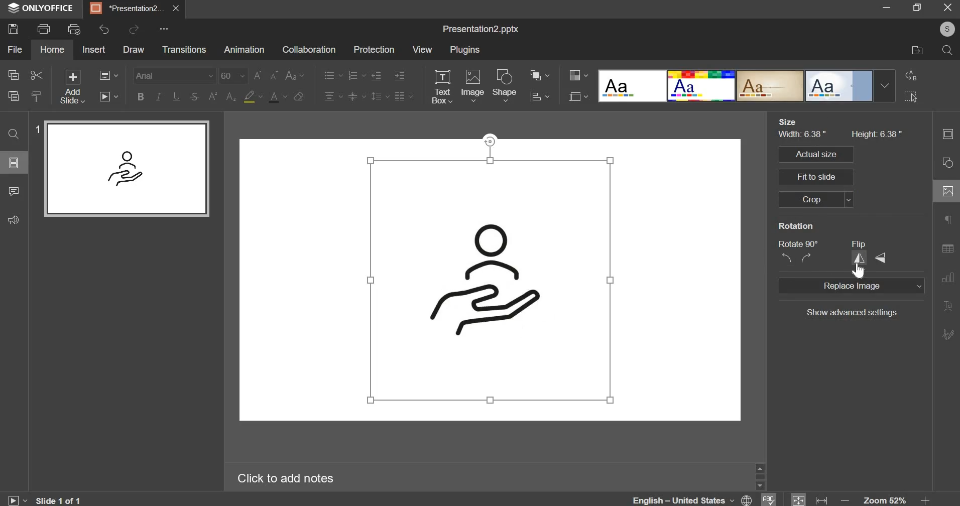 This screenshot has height=506, width=960. What do you see at coordinates (13, 28) in the screenshot?
I see `save` at bounding box center [13, 28].